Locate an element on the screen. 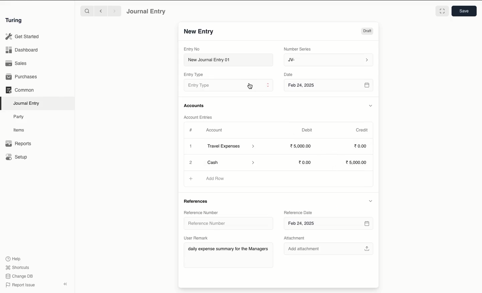 Image resolution: width=482 pixels, height=293 pixels. Sales is located at coordinates (17, 63).